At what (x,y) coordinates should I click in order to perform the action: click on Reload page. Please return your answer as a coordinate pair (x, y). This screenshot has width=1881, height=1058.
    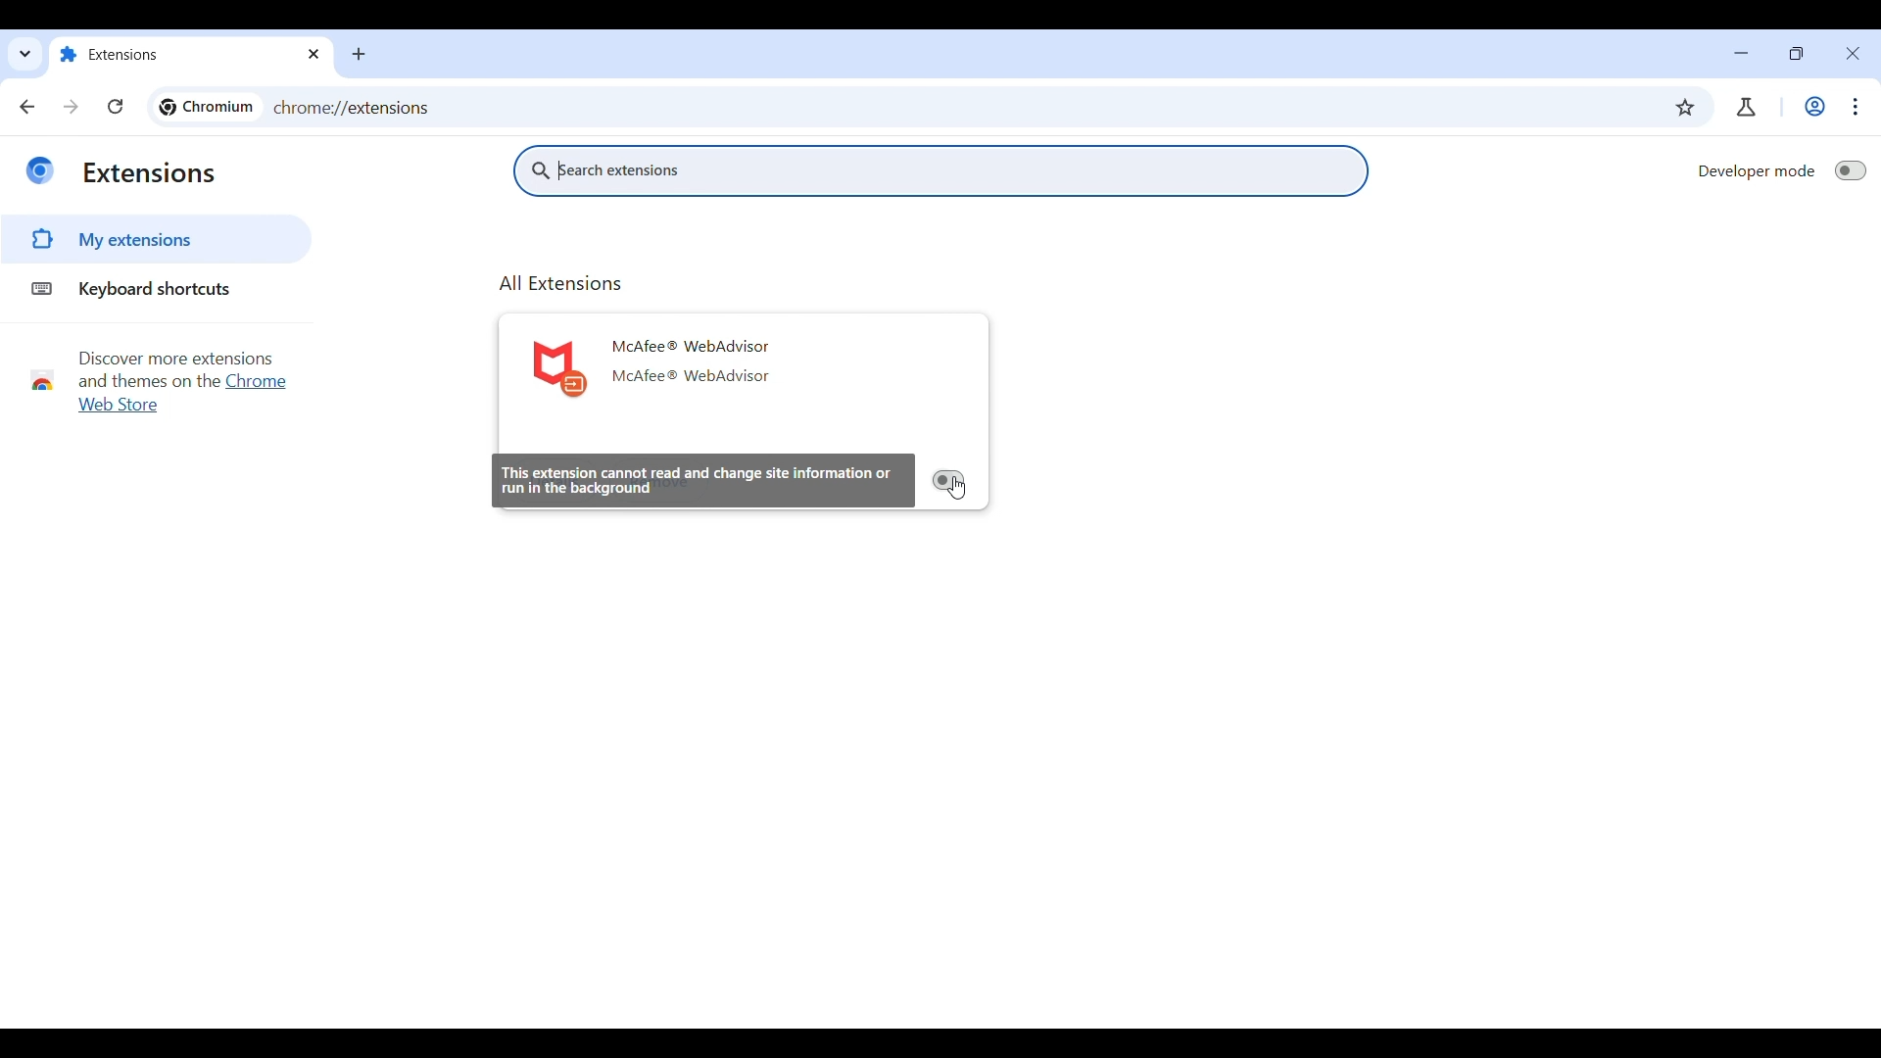
    Looking at the image, I should click on (116, 106).